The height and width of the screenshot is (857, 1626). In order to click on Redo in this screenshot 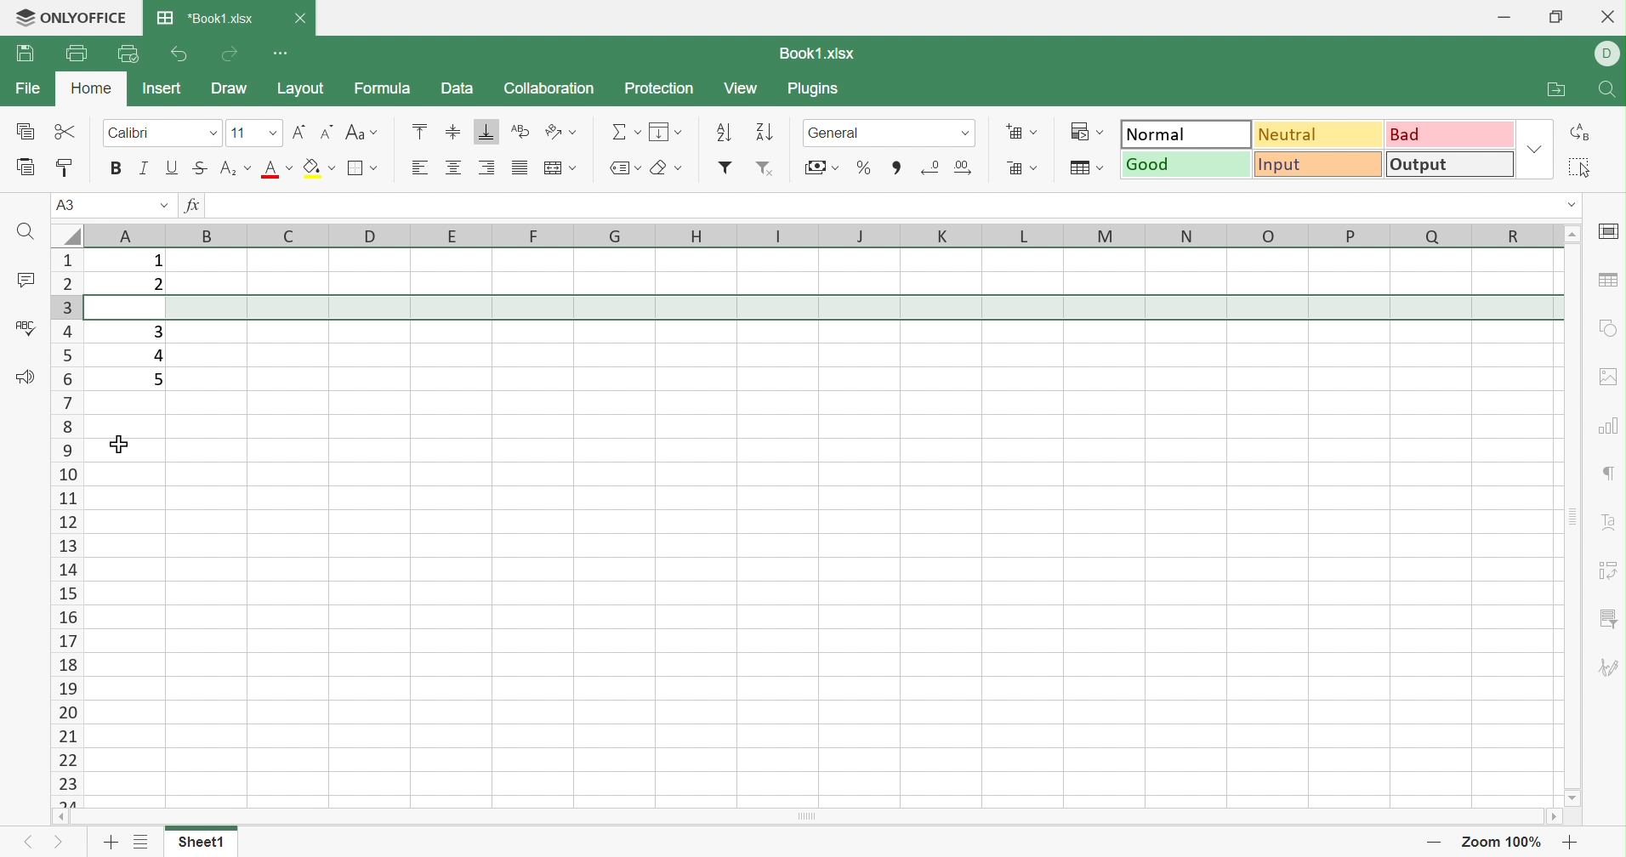, I will do `click(230, 54)`.